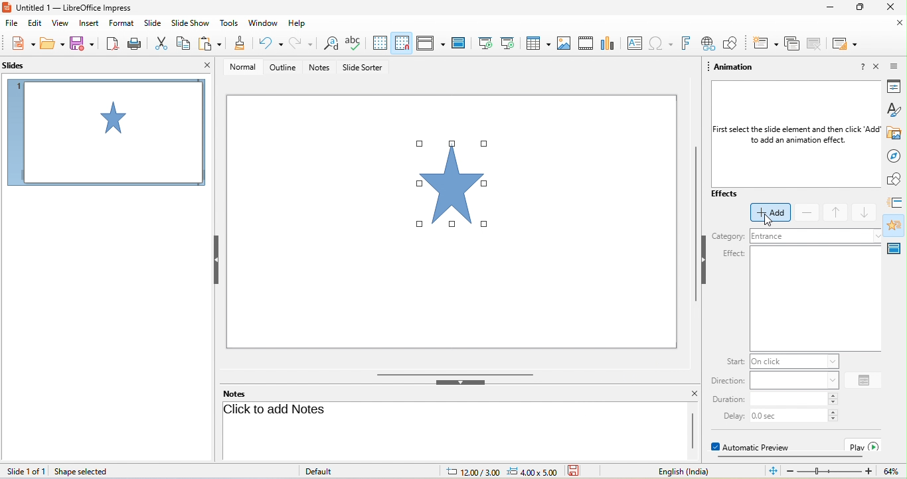 Image resolution: width=907 pixels, height=479 pixels. What do you see at coordinates (865, 445) in the screenshot?
I see `play` at bounding box center [865, 445].